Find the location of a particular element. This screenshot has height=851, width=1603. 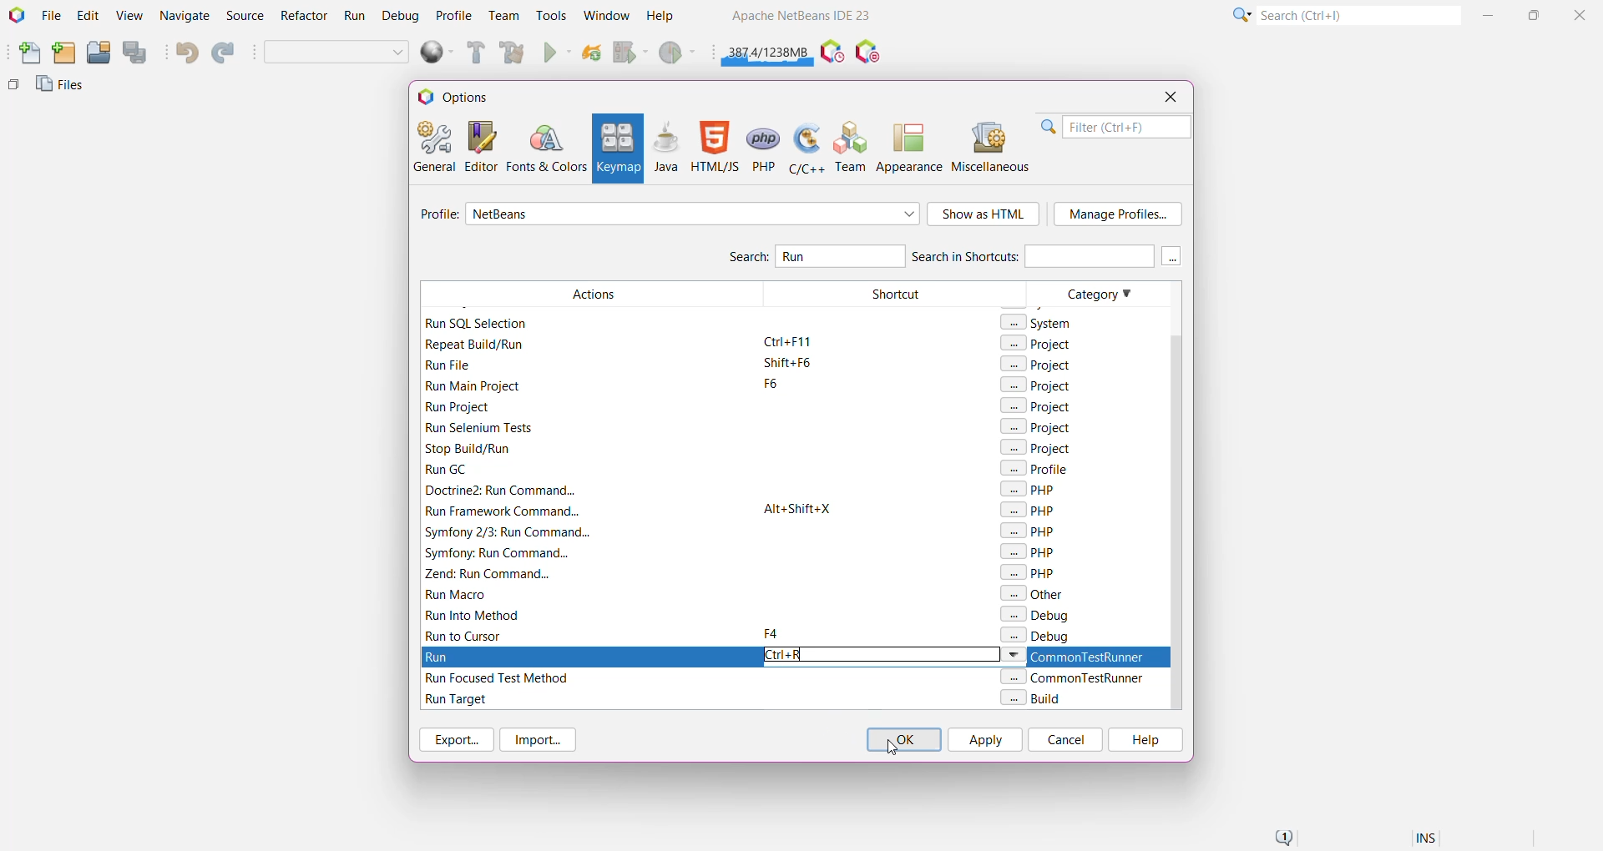

Run is located at coordinates (355, 18).